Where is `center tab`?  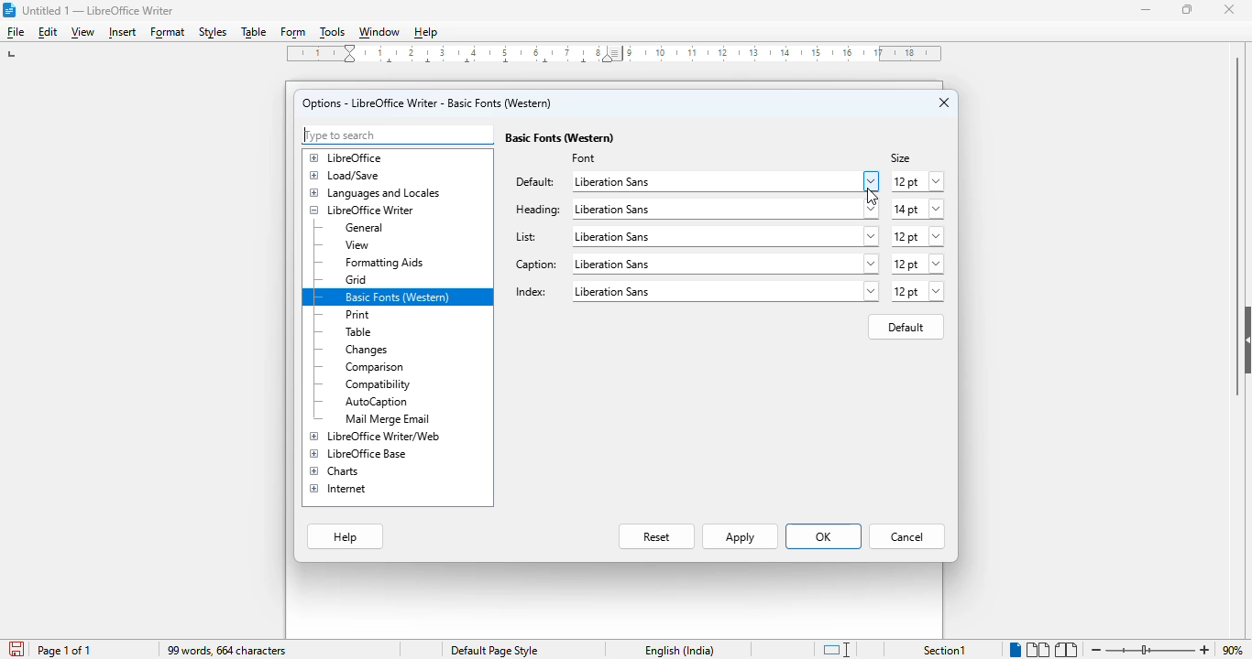 center tab is located at coordinates (389, 64).